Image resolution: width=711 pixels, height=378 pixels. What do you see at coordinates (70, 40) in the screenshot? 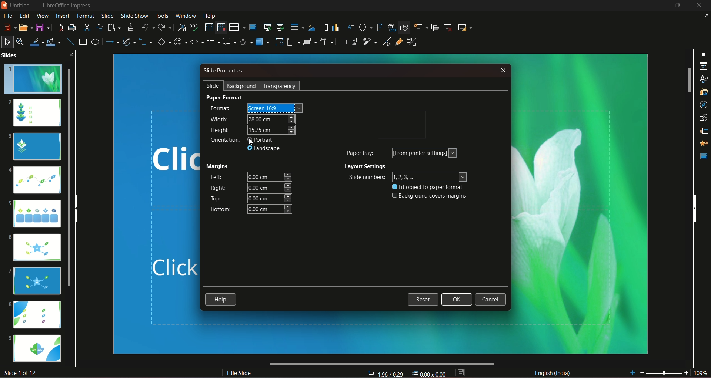
I see `insert line` at bounding box center [70, 40].